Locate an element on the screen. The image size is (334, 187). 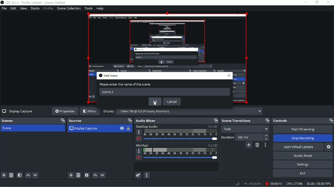
Add scene is located at coordinates (4, 175).